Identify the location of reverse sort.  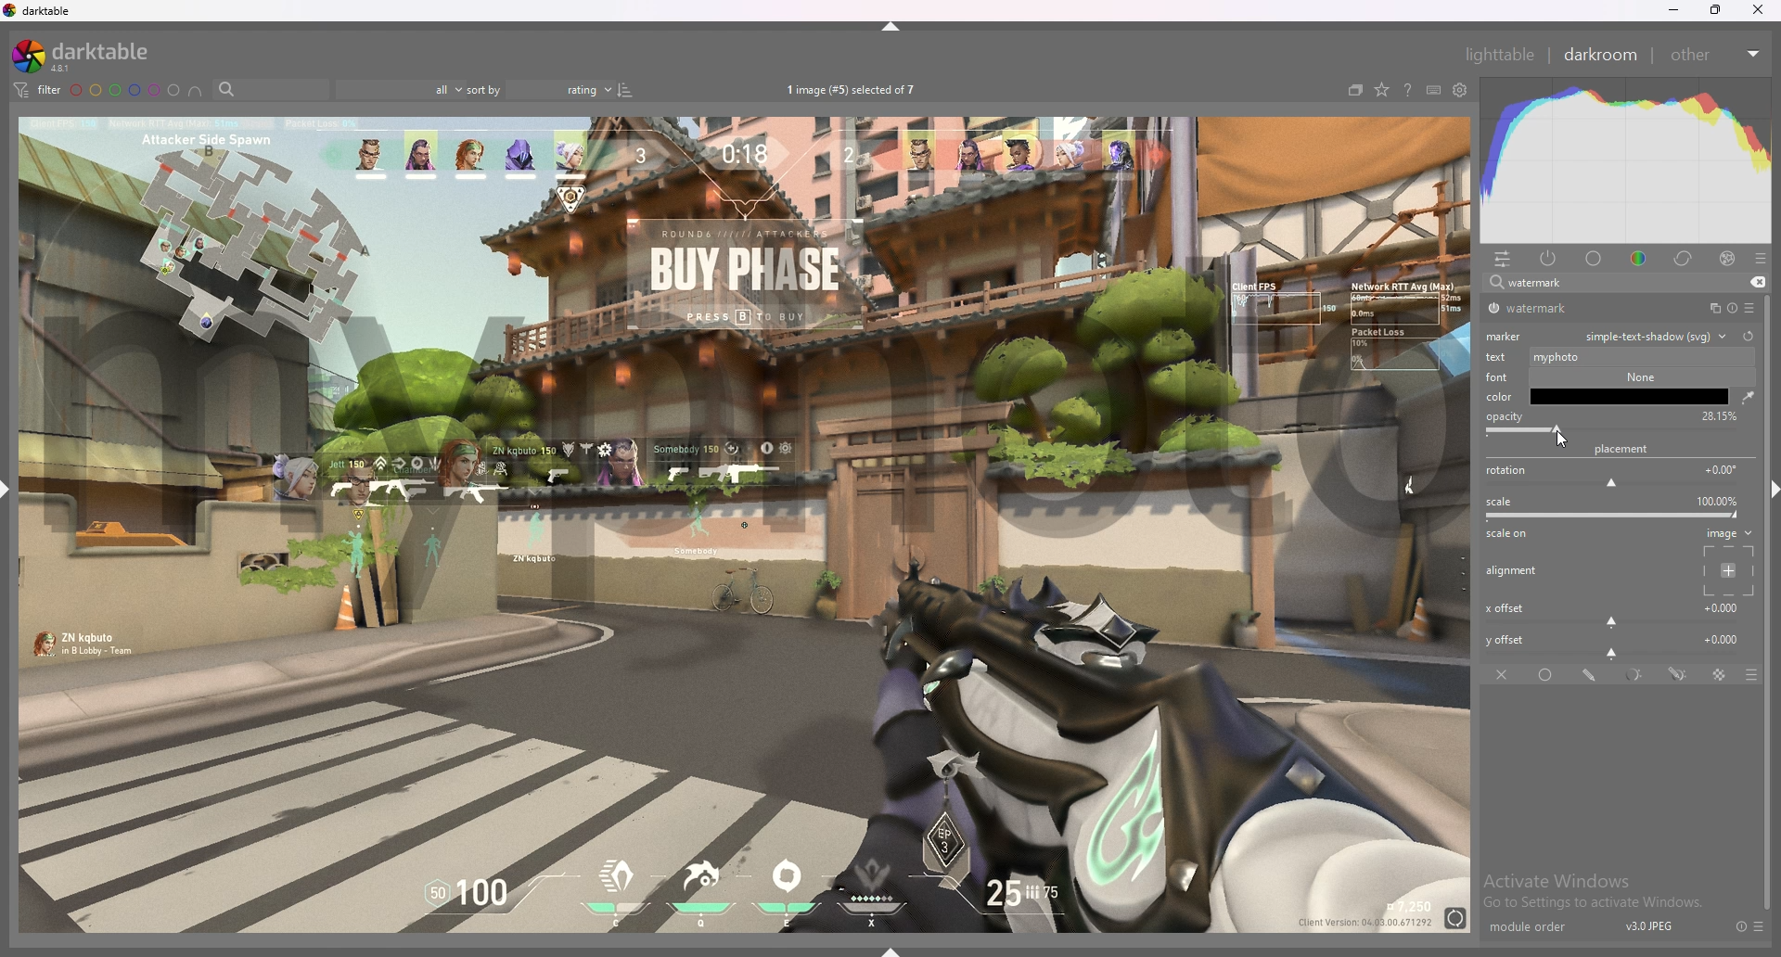
(625, 89).